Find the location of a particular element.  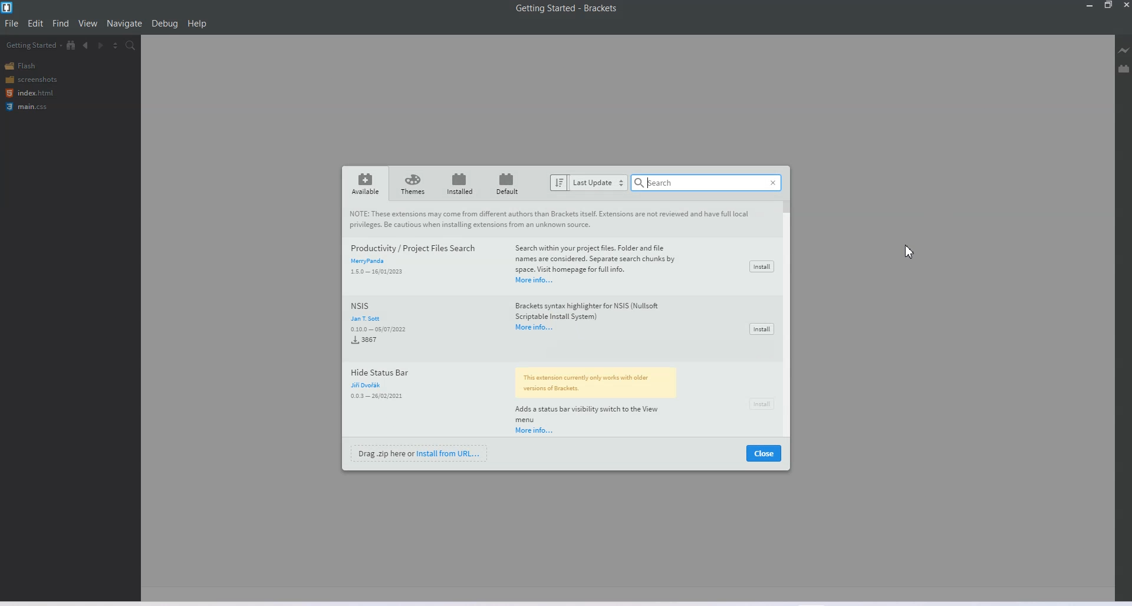

Show file in Tree is located at coordinates (71, 44).